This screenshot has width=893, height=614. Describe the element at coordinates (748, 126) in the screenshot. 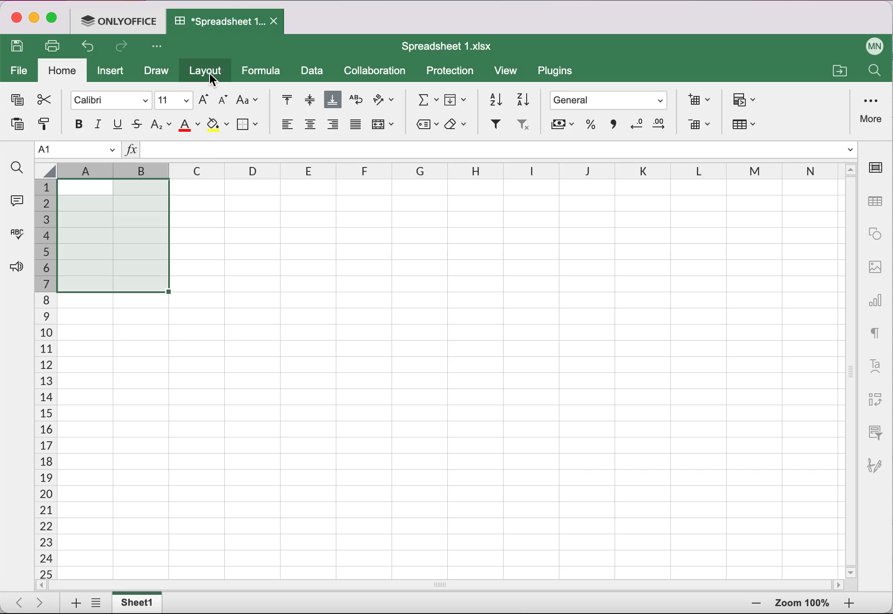

I see `format as table template` at that location.